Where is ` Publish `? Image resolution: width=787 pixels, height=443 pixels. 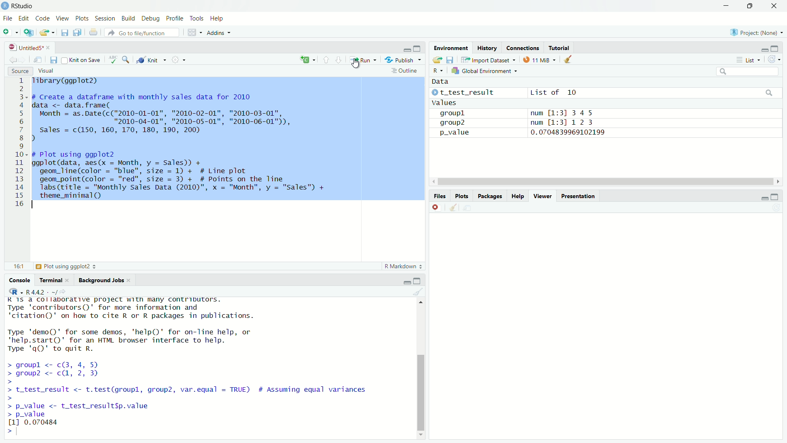  Publish  is located at coordinates (405, 60).